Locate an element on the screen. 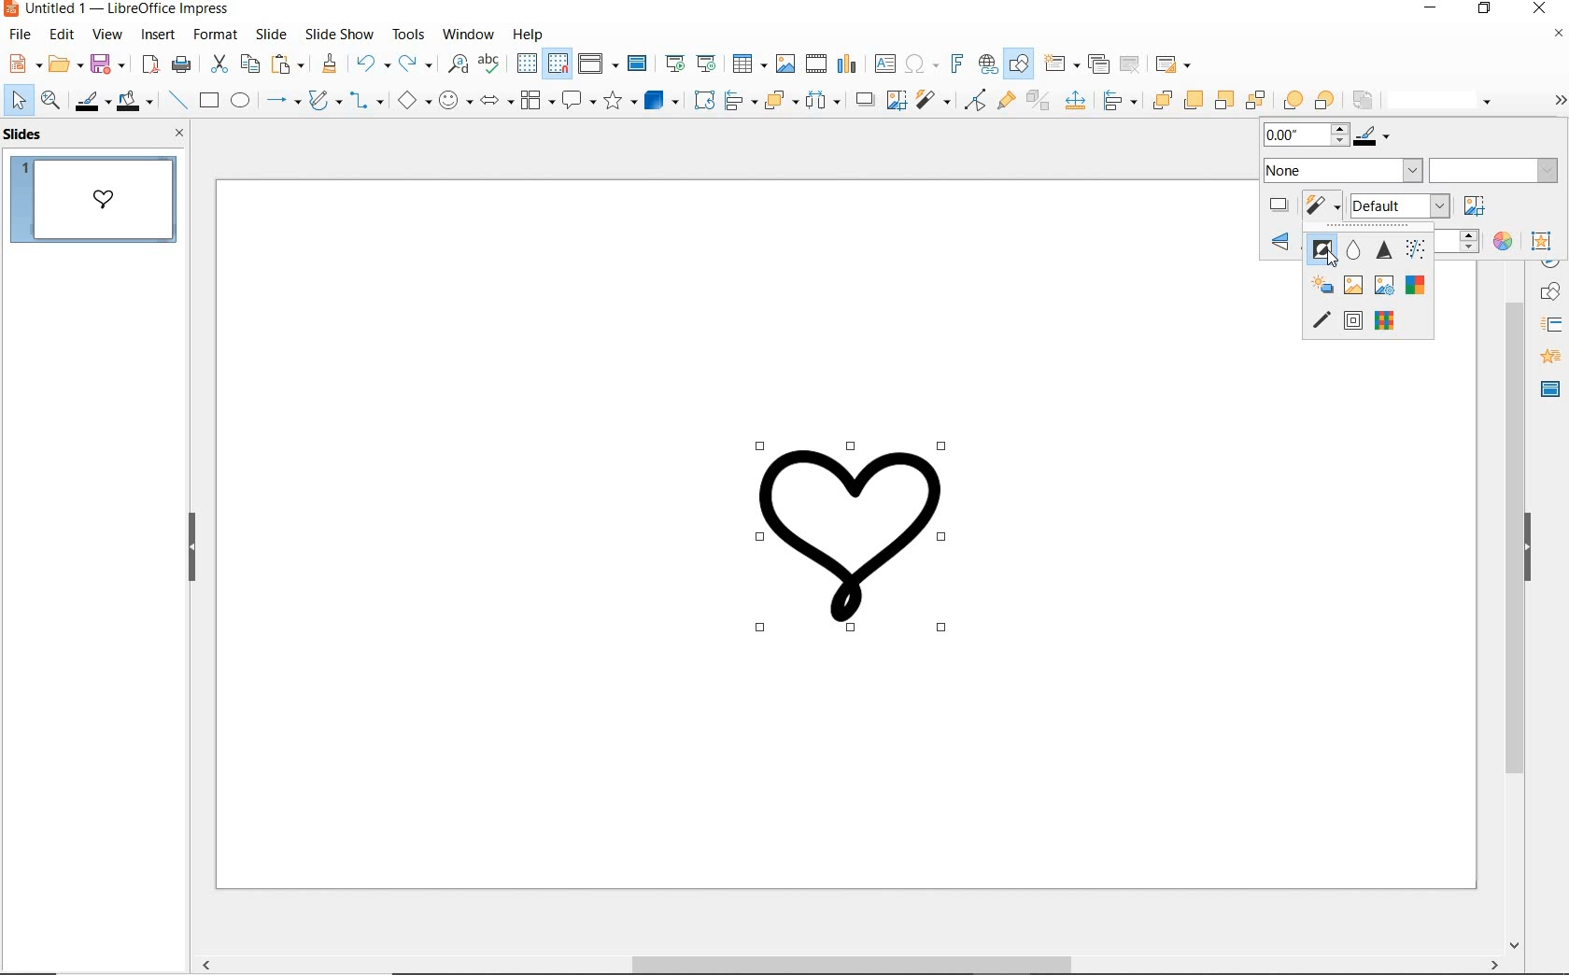 The height and width of the screenshot is (975, 1569). relief is located at coordinates (1352, 321).